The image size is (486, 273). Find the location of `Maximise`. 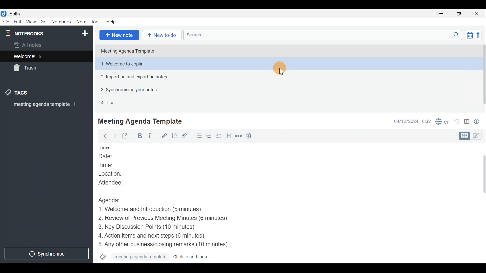

Maximise is located at coordinates (459, 14).